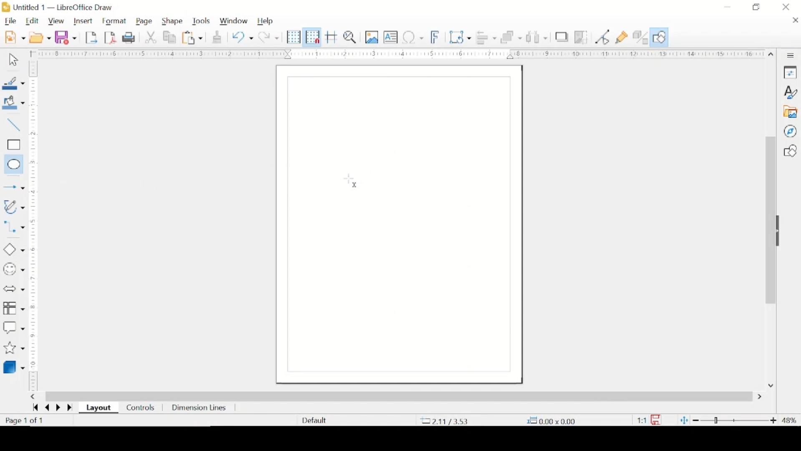 The image size is (801, 451). What do you see at coordinates (13, 308) in the screenshot?
I see `flowchart` at bounding box center [13, 308].